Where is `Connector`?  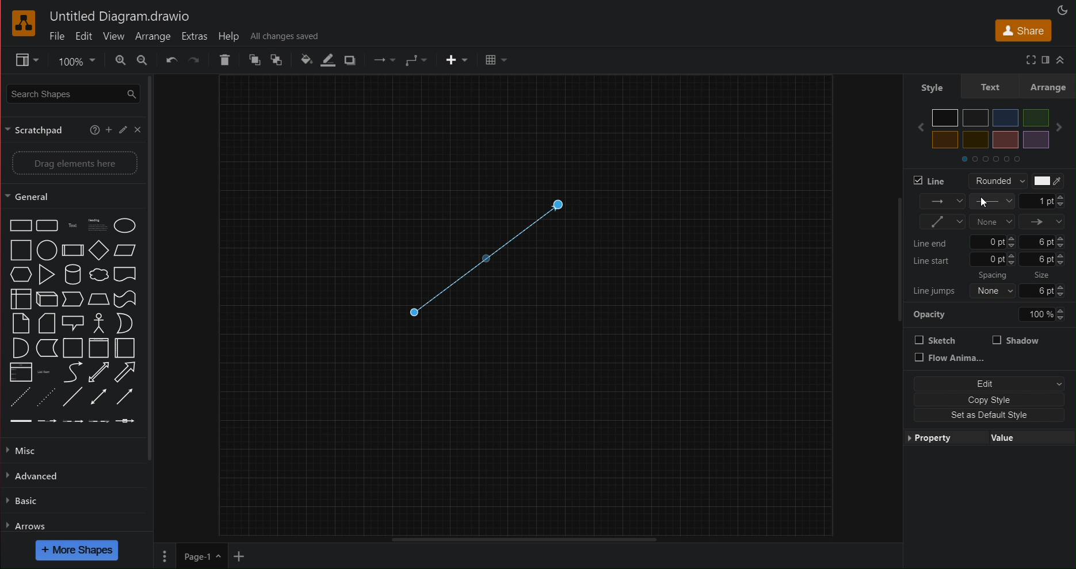 Connector is located at coordinates (416, 60).